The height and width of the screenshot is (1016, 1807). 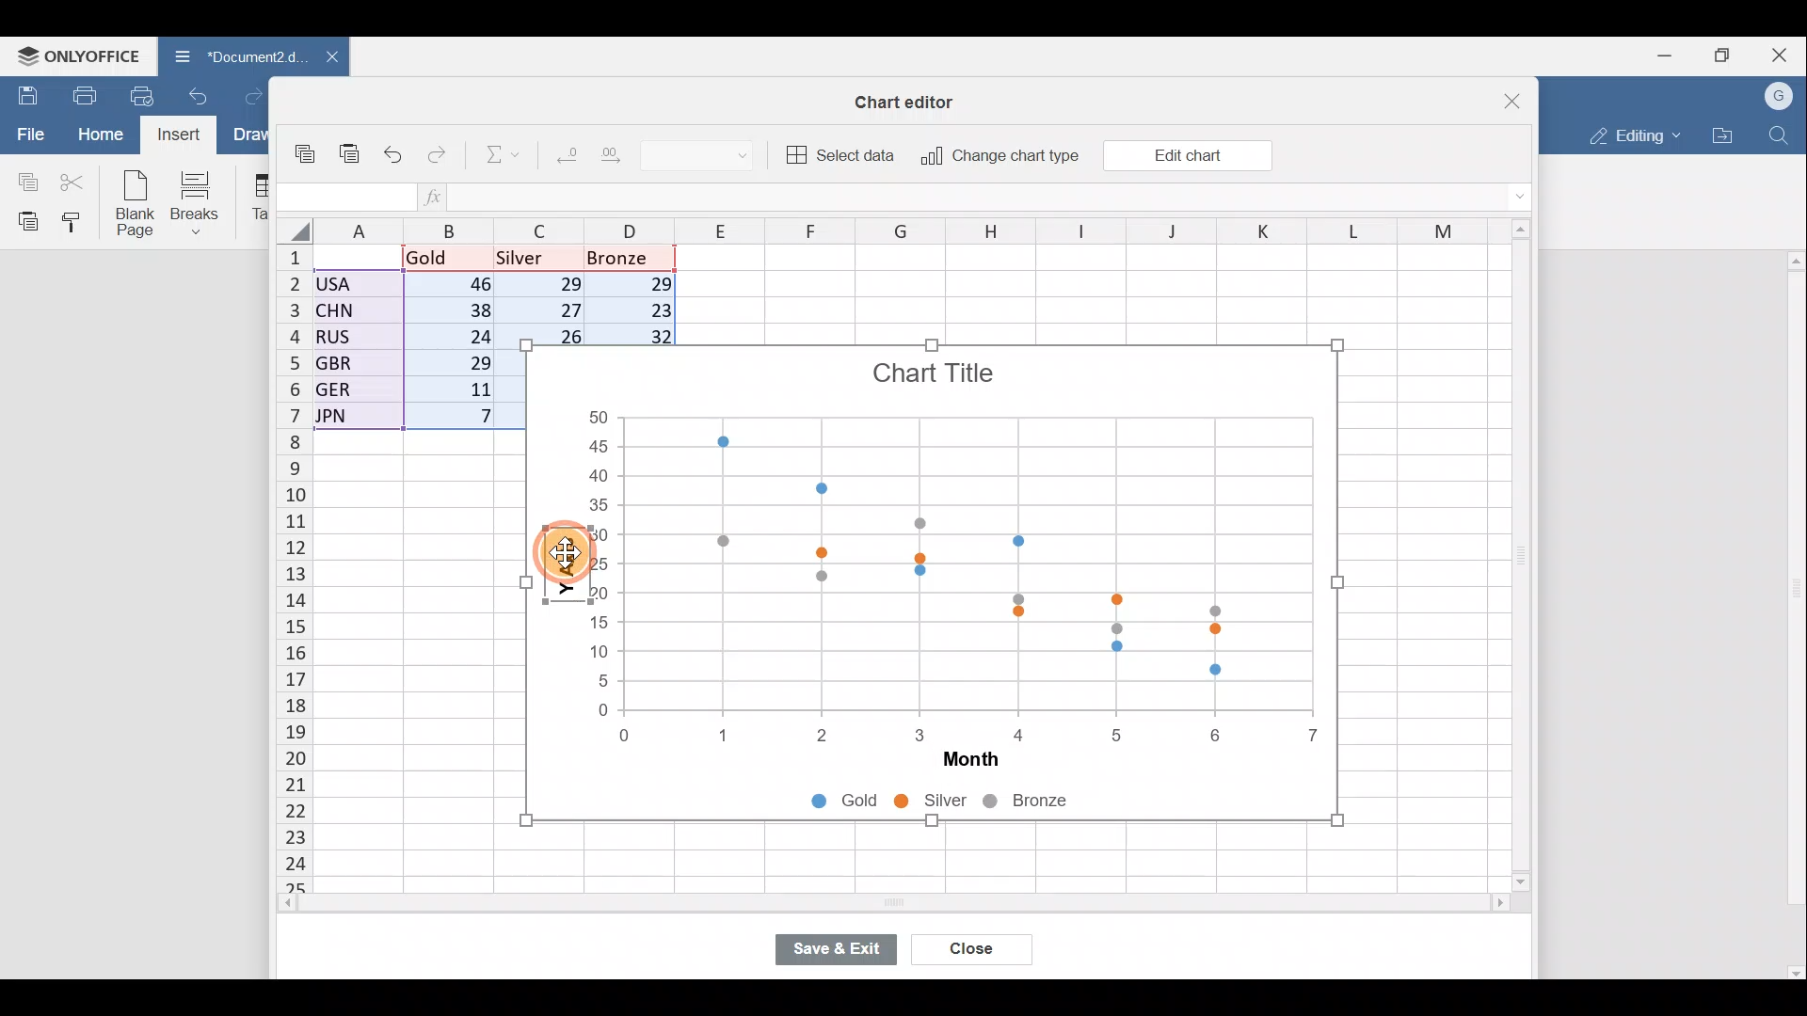 What do you see at coordinates (913, 98) in the screenshot?
I see `Chart editor` at bounding box center [913, 98].